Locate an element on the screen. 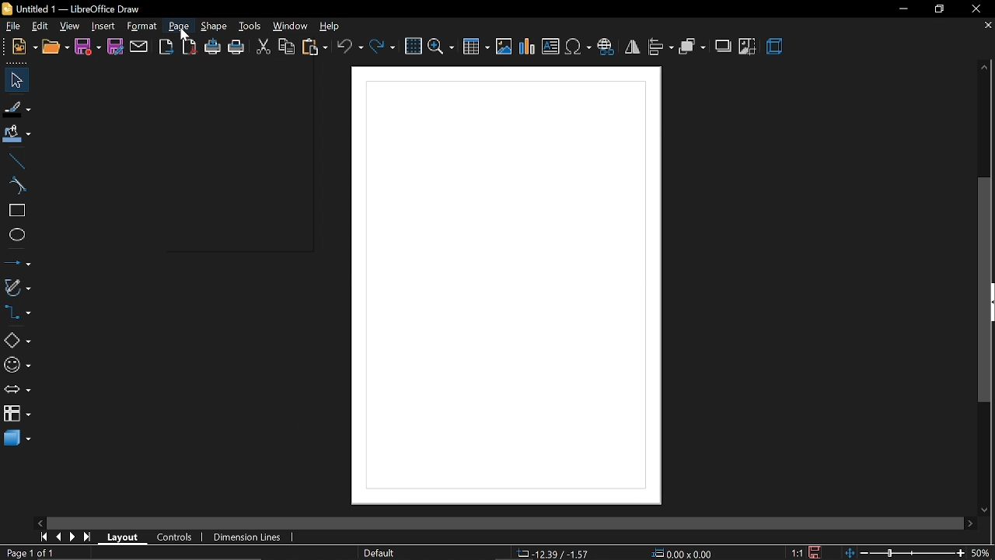 The image size is (995, 560). Page 1 of 1 - current page is located at coordinates (31, 553).